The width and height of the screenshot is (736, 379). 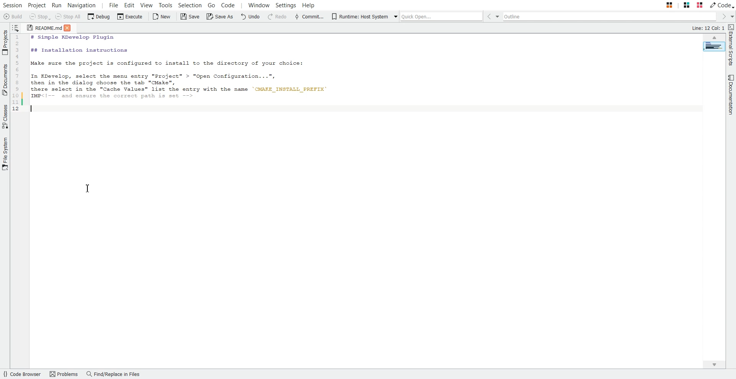 I want to click on File System, so click(x=5, y=154).